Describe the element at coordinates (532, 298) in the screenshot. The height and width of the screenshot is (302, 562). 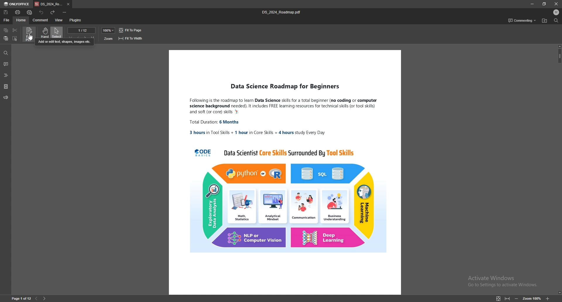
I see `zoom` at that location.